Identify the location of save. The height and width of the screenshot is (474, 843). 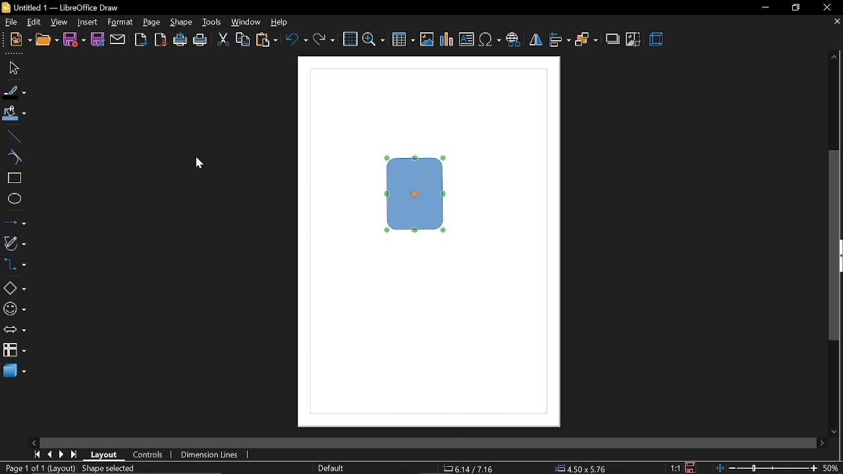
(691, 467).